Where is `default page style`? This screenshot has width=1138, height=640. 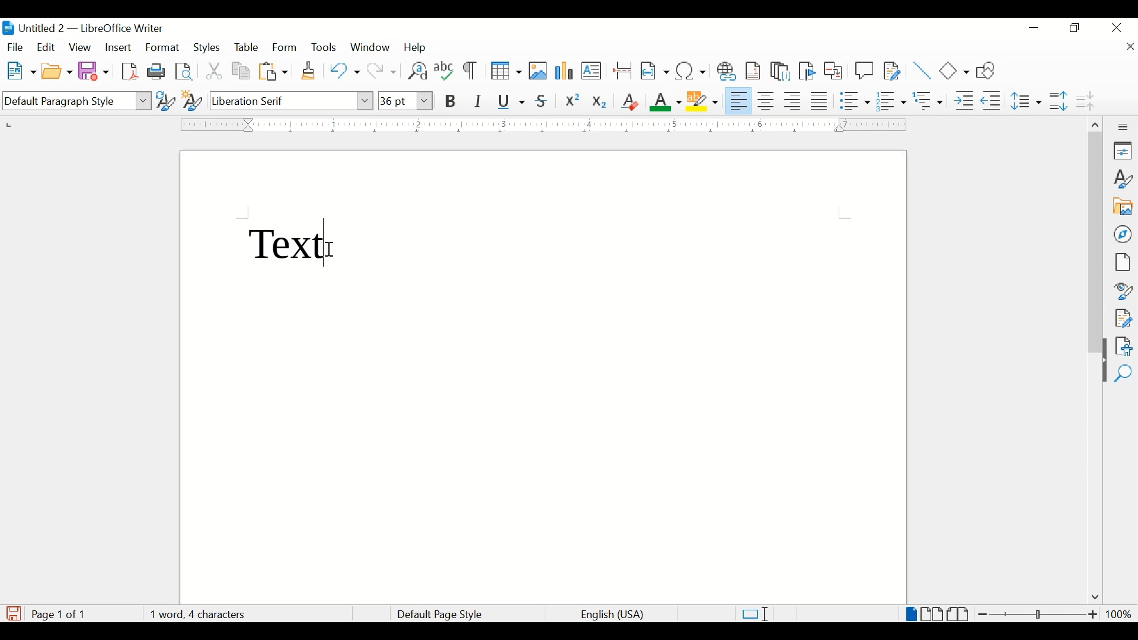 default page style is located at coordinates (437, 615).